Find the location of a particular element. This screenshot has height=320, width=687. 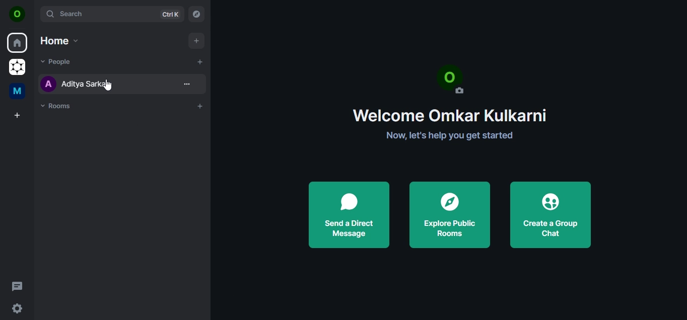

start chat is located at coordinates (200, 62).